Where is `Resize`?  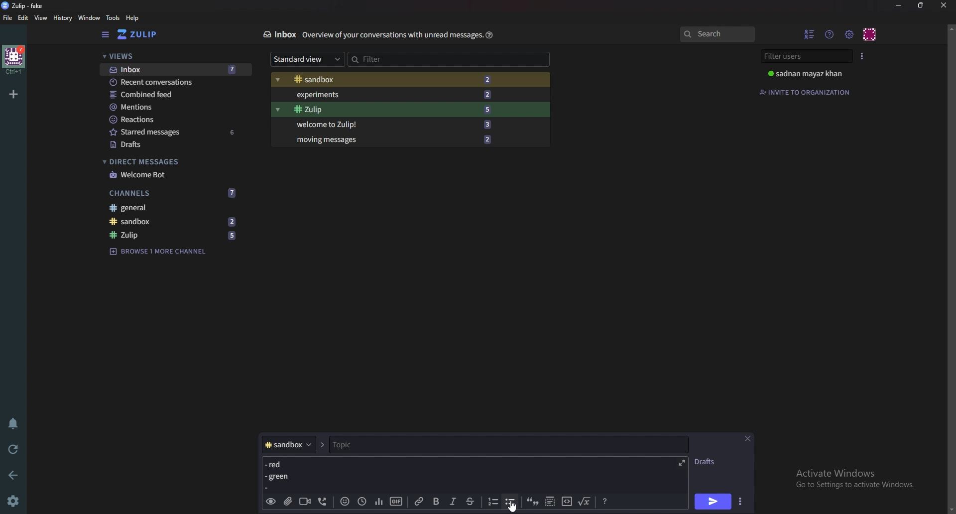
Resize is located at coordinates (923, 5).